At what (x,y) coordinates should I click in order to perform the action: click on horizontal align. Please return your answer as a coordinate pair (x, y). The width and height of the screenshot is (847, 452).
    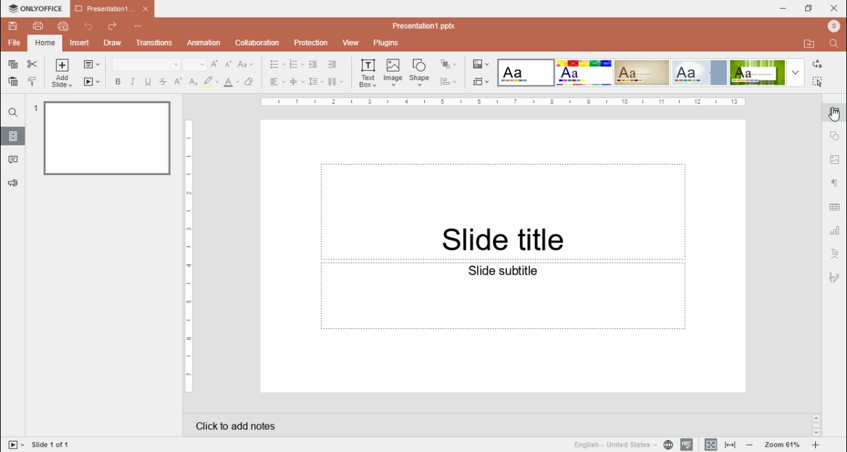
    Looking at the image, I should click on (277, 82).